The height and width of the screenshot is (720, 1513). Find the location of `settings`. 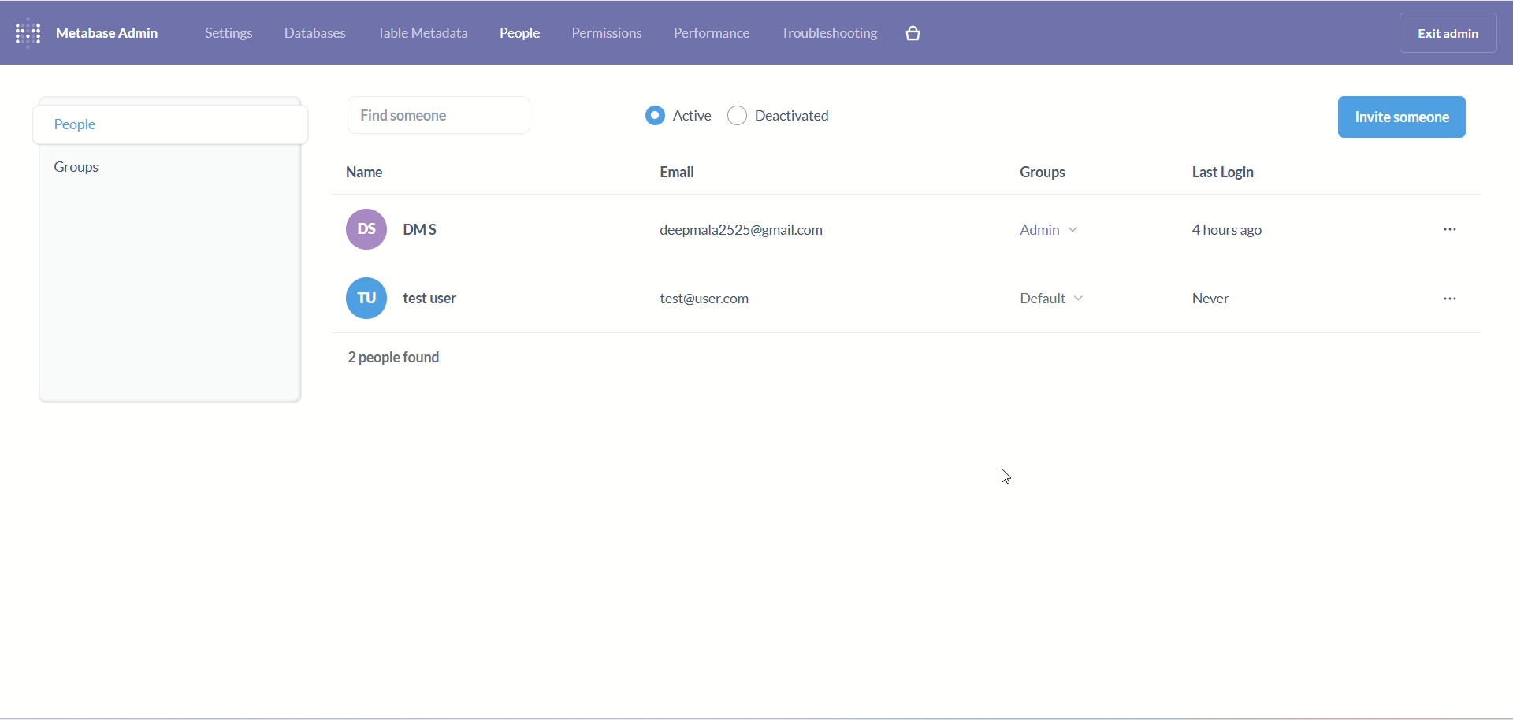

settings is located at coordinates (228, 34).